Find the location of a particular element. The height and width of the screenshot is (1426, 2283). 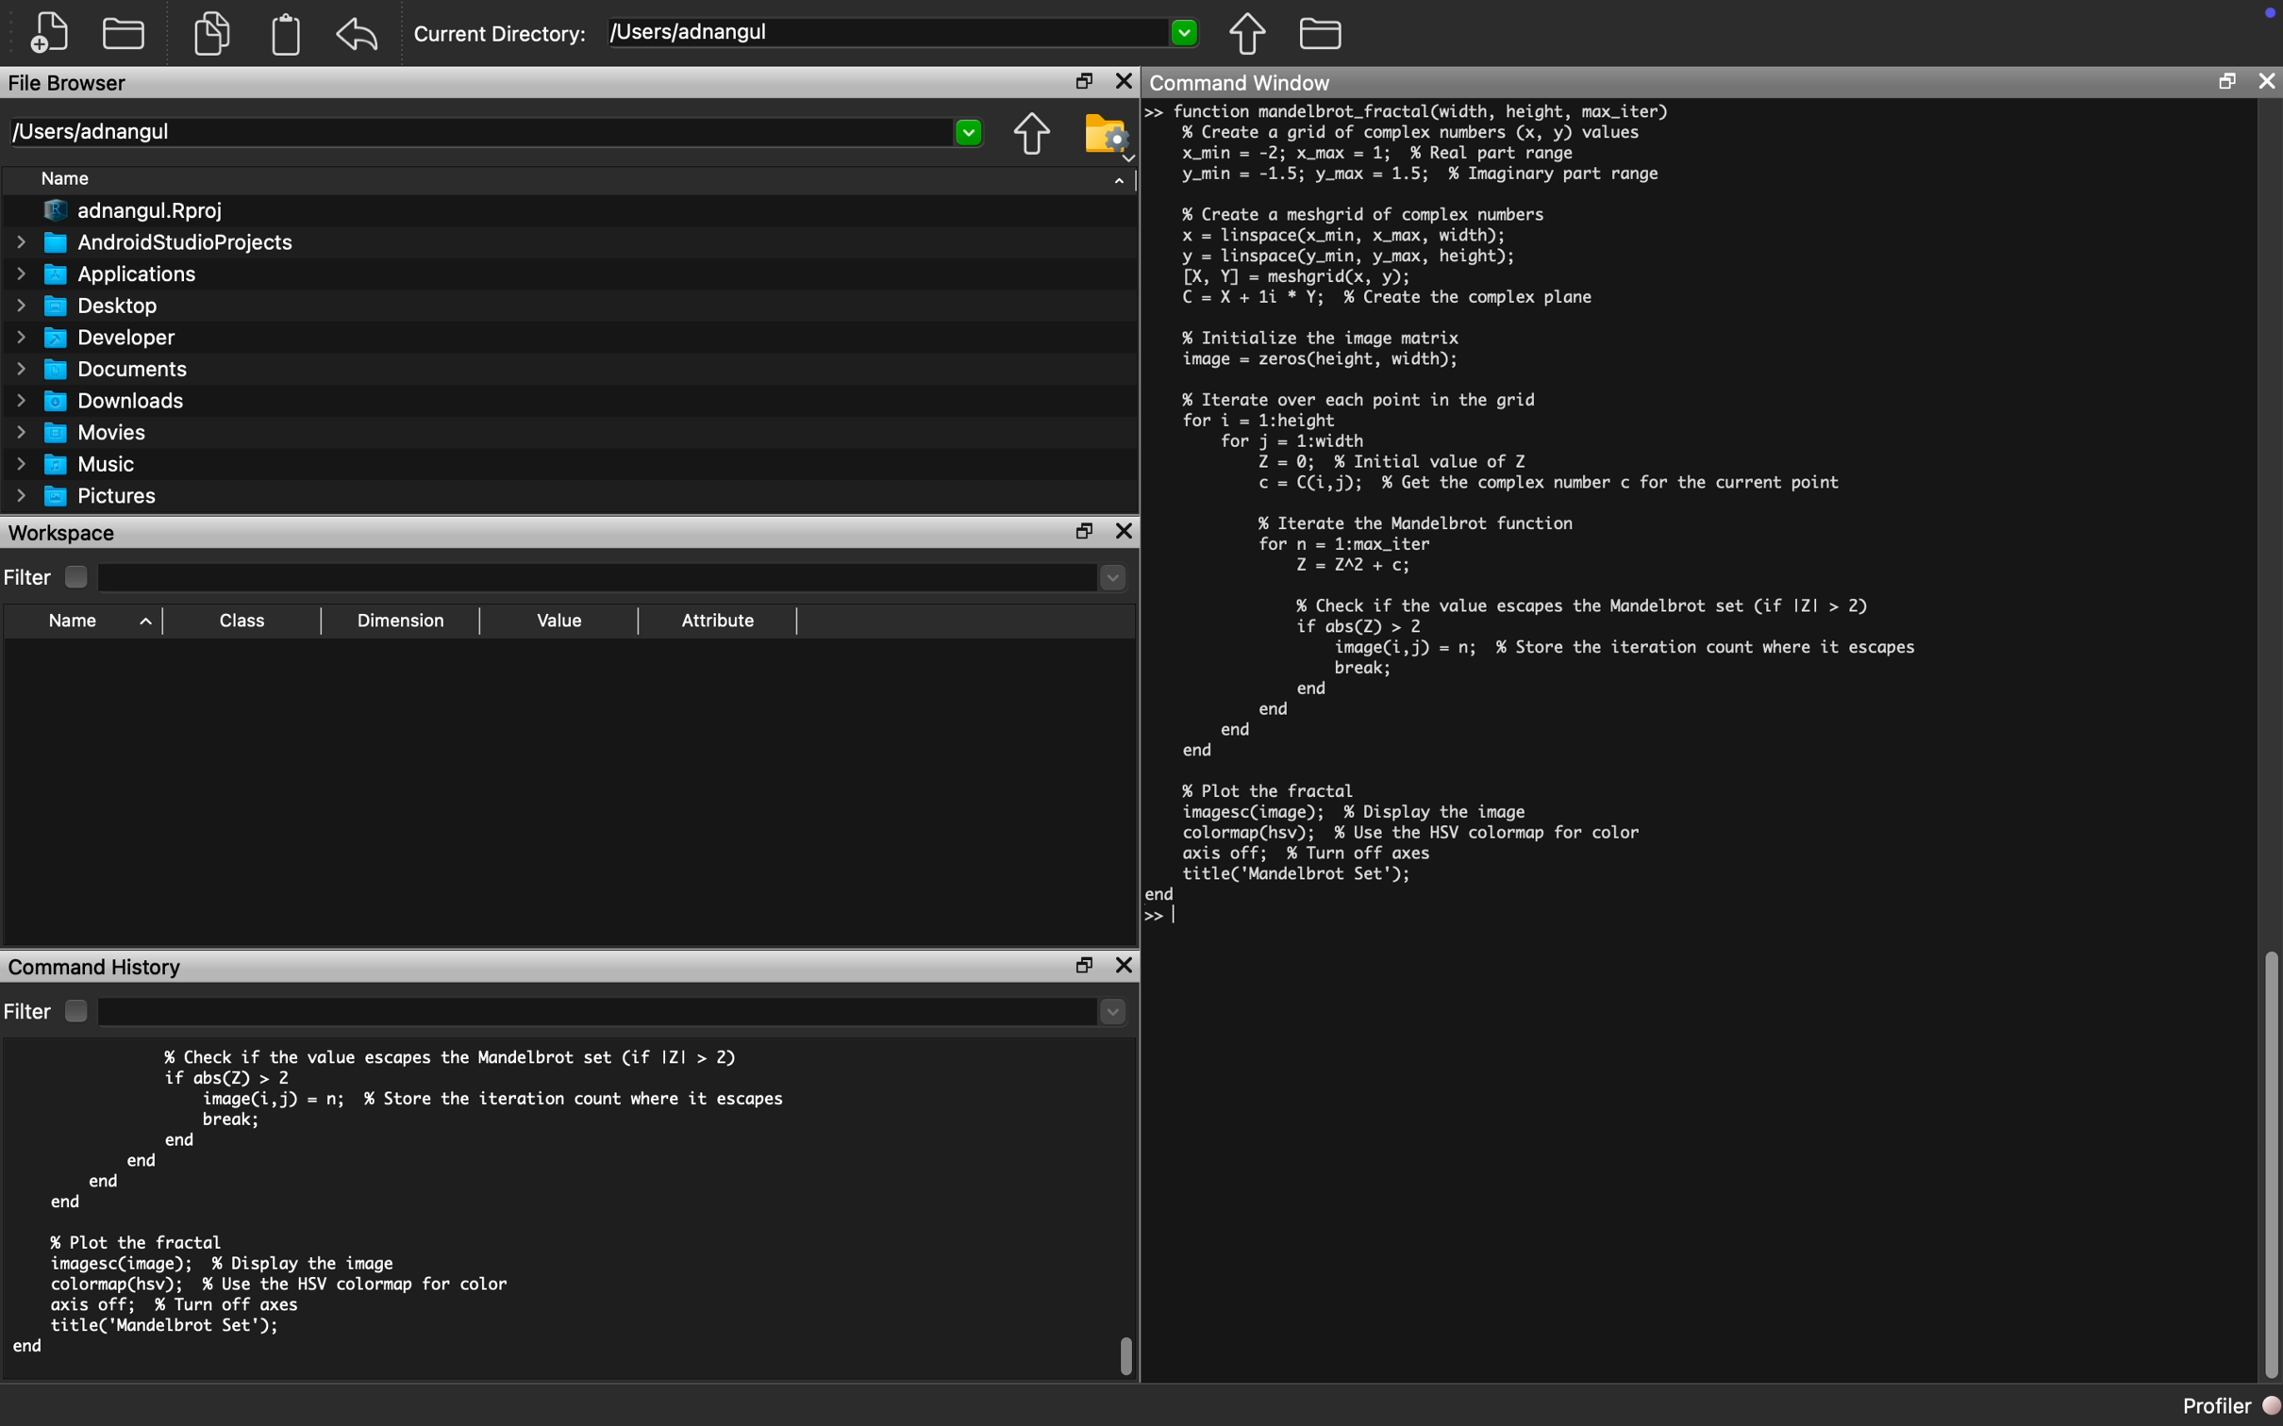

Dropdown is located at coordinates (615, 581).